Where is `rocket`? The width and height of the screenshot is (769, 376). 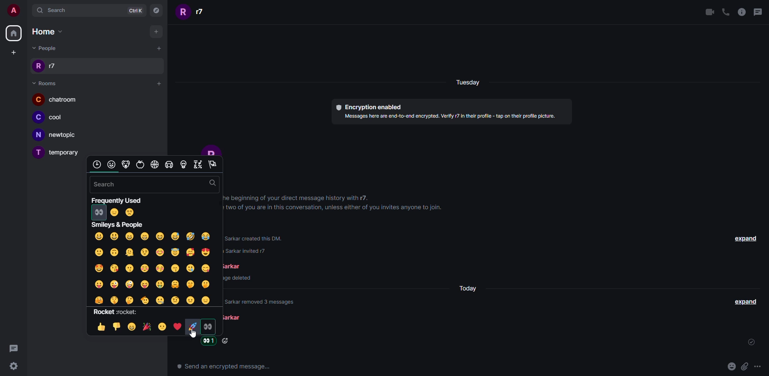 rocket is located at coordinates (115, 312).